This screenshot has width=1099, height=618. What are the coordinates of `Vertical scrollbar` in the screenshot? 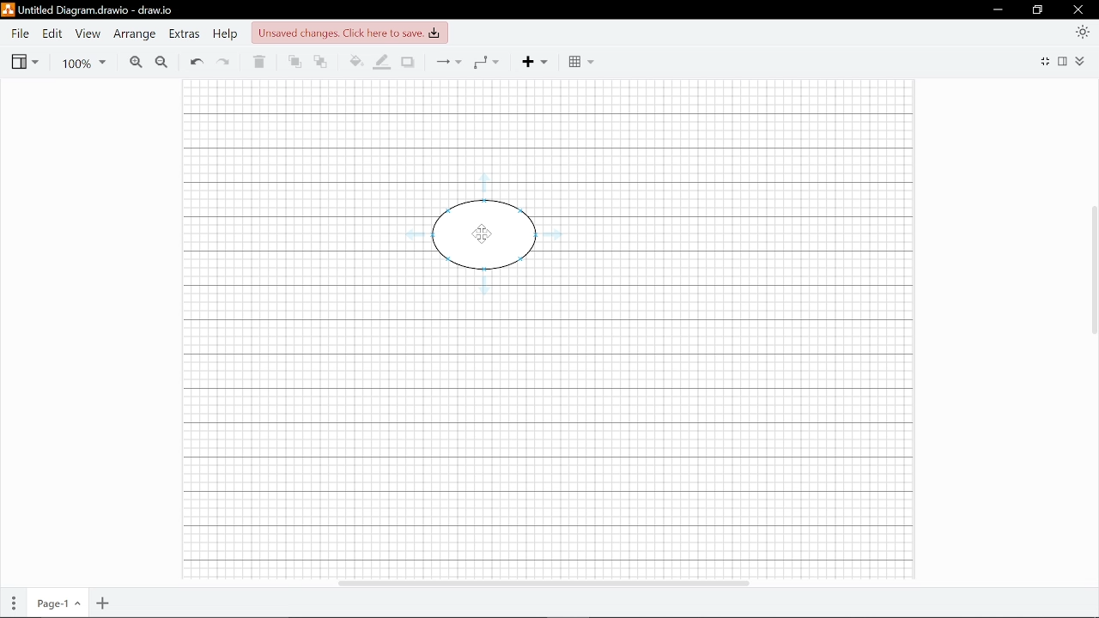 It's located at (1092, 270).